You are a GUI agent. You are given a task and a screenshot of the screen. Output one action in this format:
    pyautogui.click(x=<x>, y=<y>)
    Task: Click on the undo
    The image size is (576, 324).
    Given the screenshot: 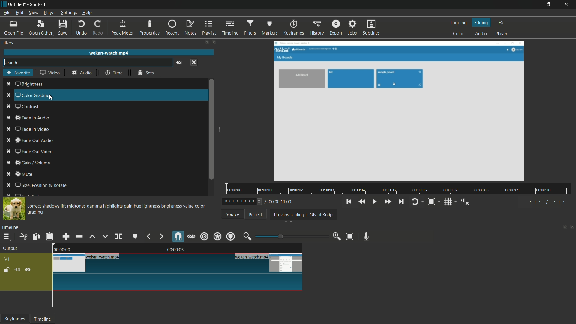 What is the action you would take?
    pyautogui.click(x=82, y=28)
    